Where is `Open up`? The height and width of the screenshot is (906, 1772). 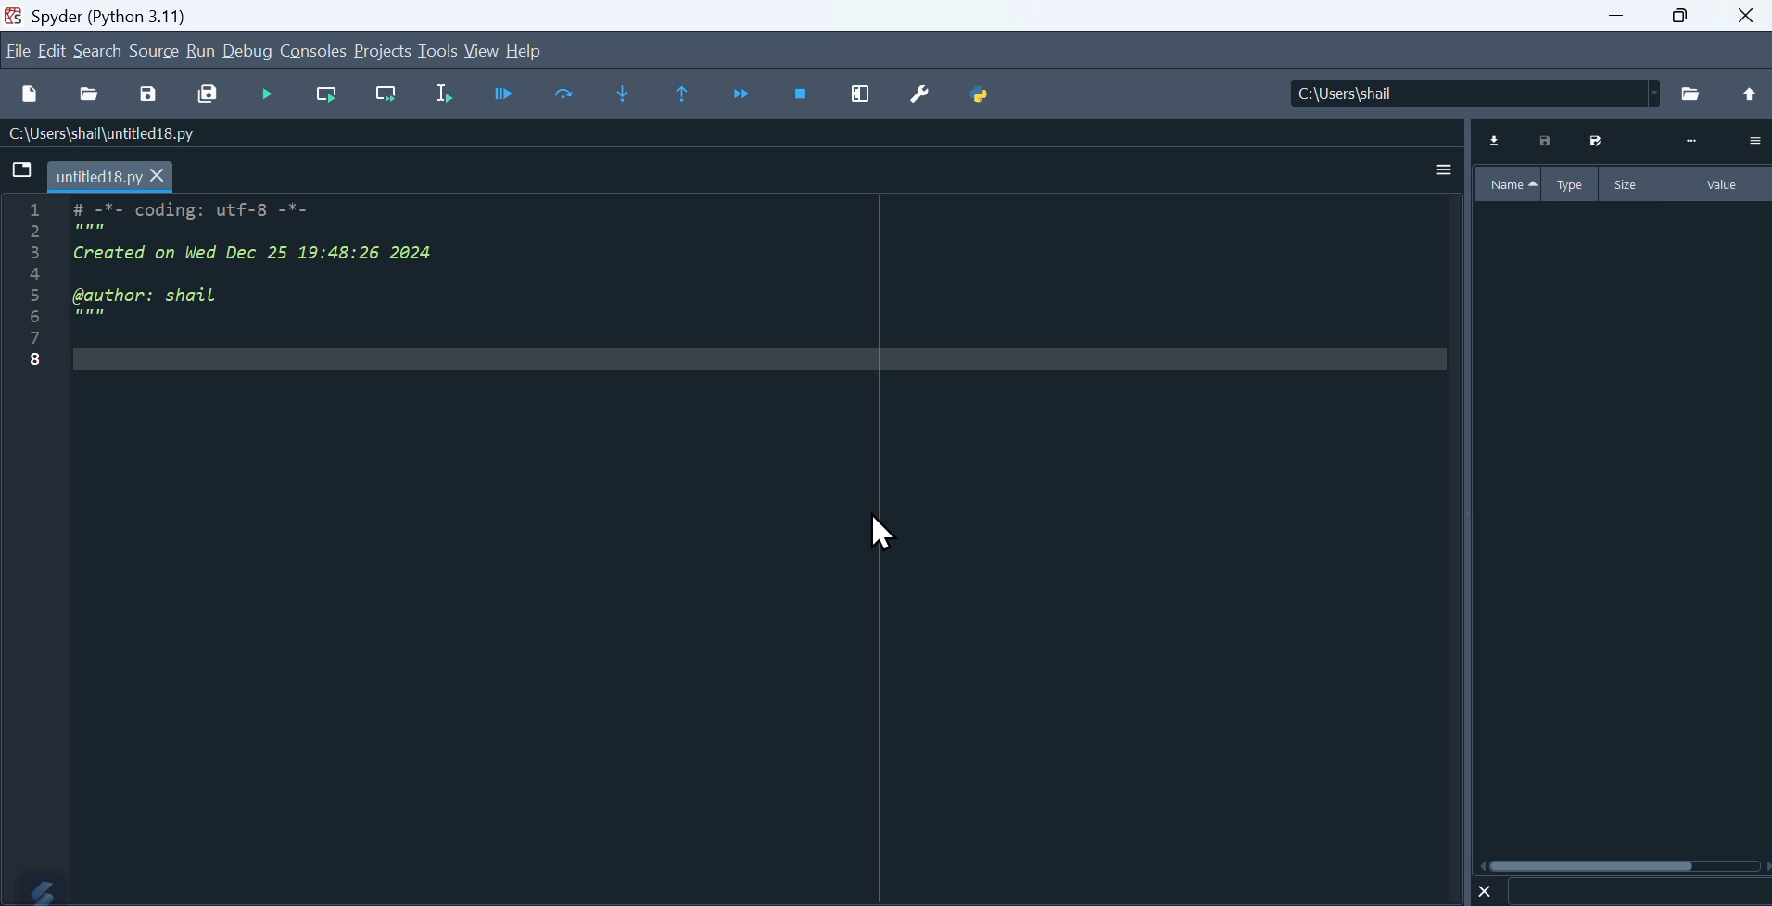 Open up is located at coordinates (1747, 95).